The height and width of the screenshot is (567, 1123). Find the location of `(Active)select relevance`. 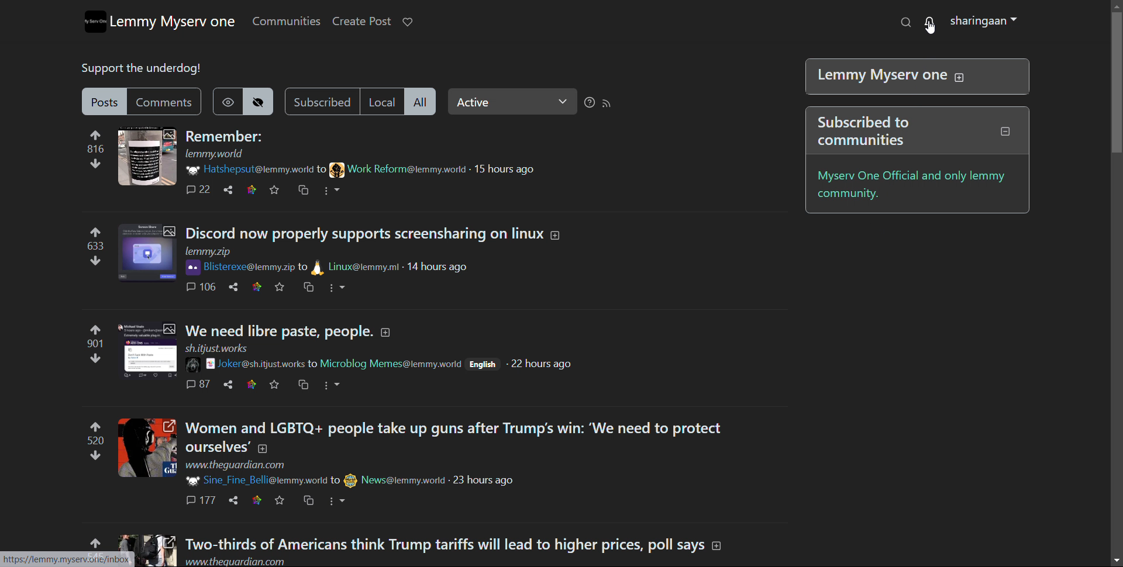

(Active)select relevance is located at coordinates (512, 102).